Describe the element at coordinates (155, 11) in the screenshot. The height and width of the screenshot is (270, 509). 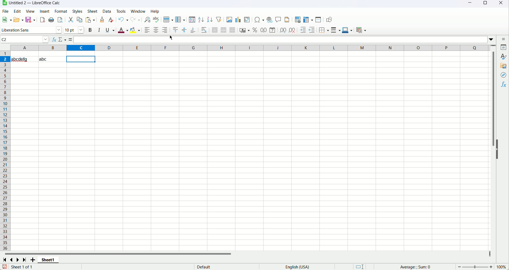
I see `help` at that location.